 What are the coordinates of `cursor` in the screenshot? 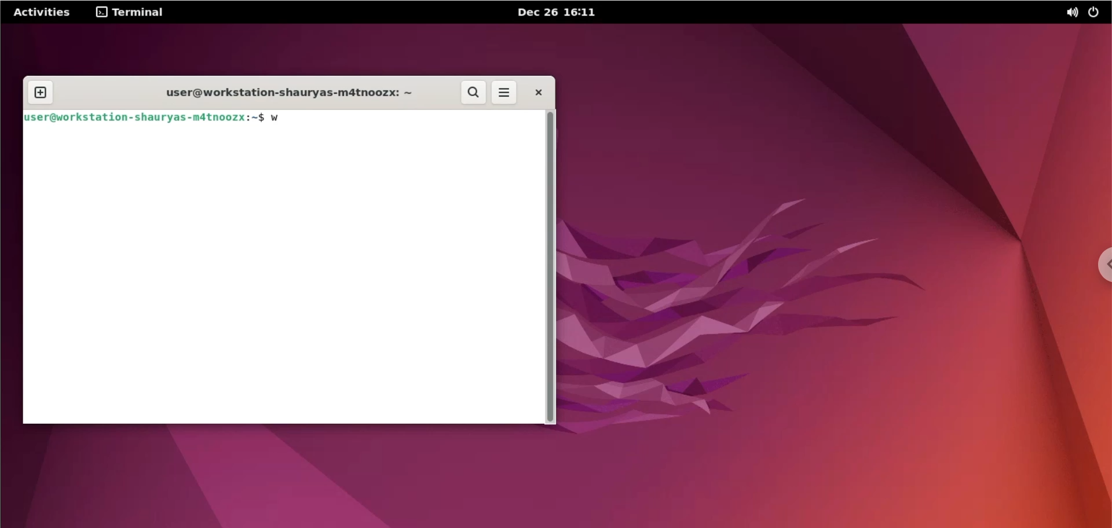 It's located at (297, 119).